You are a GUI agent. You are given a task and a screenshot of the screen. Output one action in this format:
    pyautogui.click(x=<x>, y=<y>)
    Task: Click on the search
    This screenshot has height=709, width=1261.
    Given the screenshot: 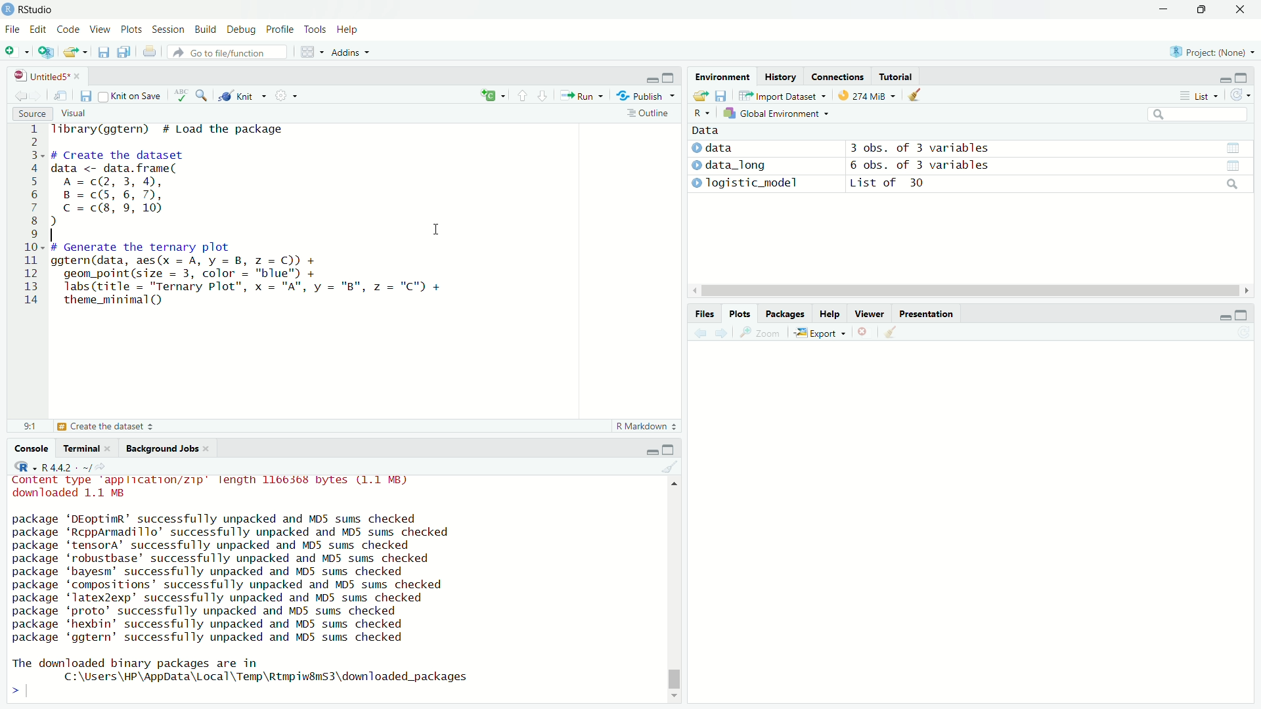 What is the action you would take?
    pyautogui.click(x=1230, y=185)
    